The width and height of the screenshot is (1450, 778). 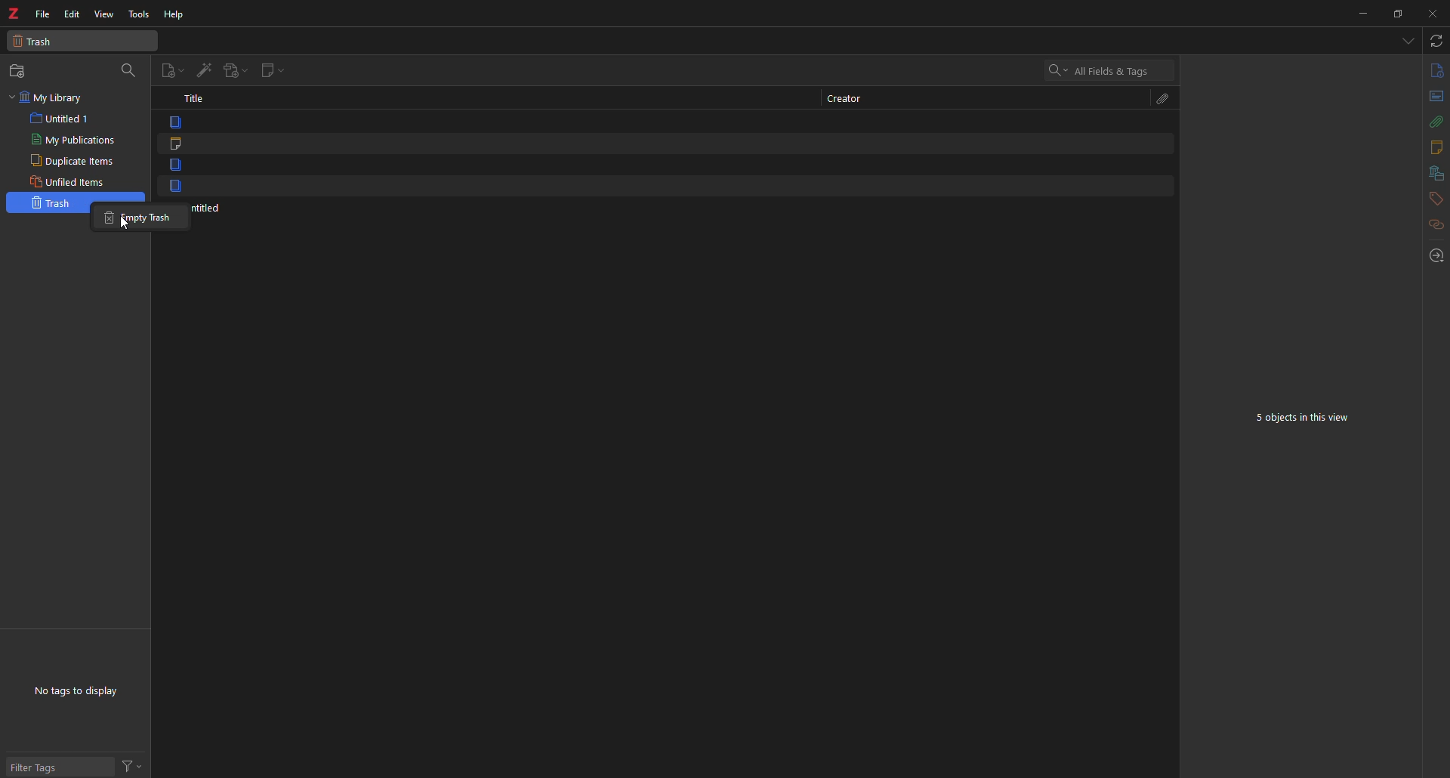 What do you see at coordinates (1434, 224) in the screenshot?
I see `related` at bounding box center [1434, 224].